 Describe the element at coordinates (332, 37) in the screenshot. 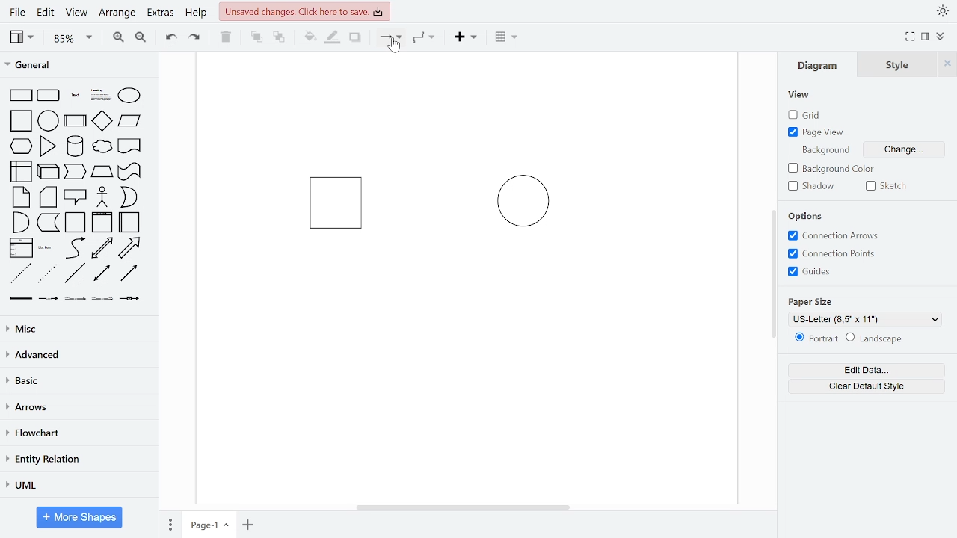

I see `fill line` at that location.